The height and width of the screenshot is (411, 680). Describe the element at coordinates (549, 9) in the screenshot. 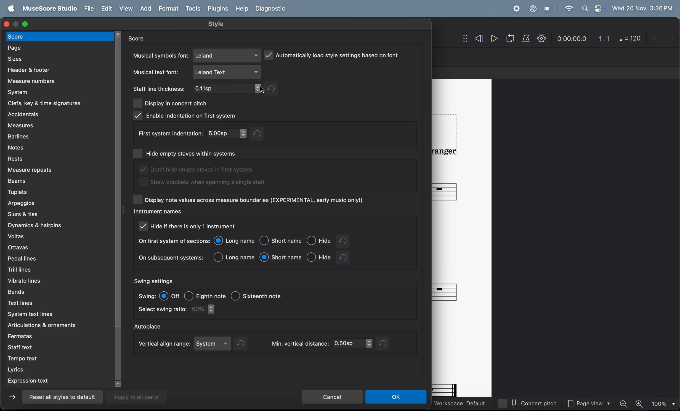

I see `battery` at that location.